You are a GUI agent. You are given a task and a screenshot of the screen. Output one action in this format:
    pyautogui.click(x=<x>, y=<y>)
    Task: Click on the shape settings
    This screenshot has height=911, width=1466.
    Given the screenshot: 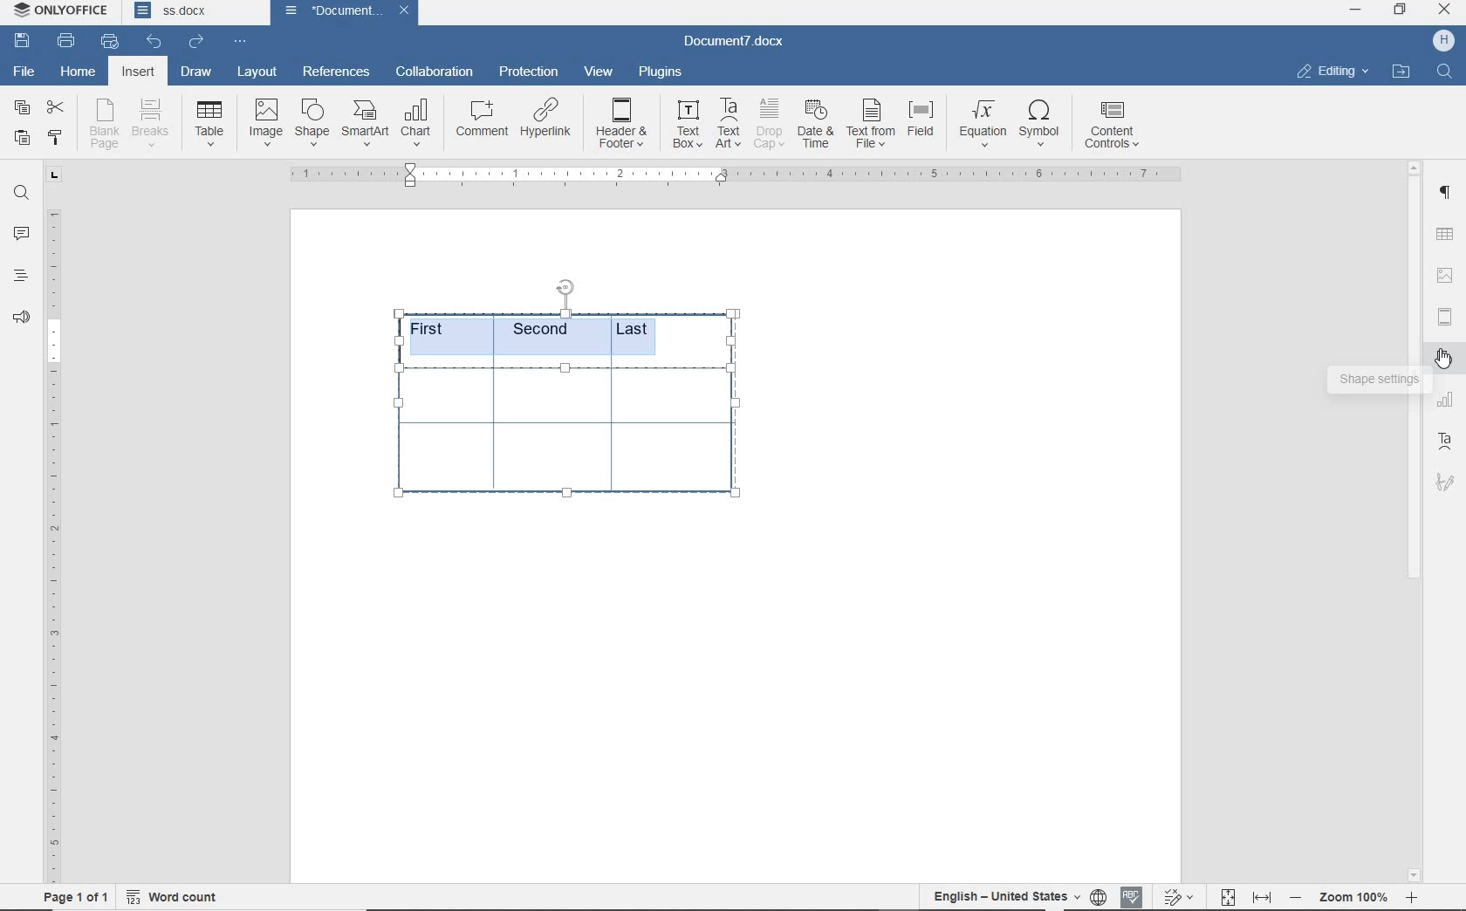 What is the action you would take?
    pyautogui.click(x=1442, y=360)
    